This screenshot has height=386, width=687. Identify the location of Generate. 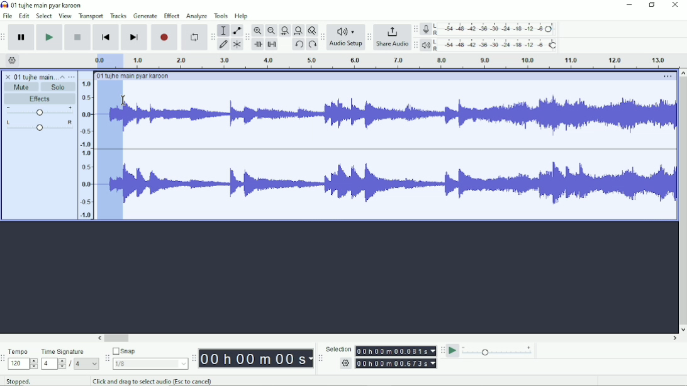
(145, 16).